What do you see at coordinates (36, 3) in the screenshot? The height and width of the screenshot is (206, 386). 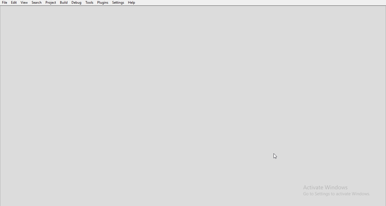 I see `Search ` at bounding box center [36, 3].